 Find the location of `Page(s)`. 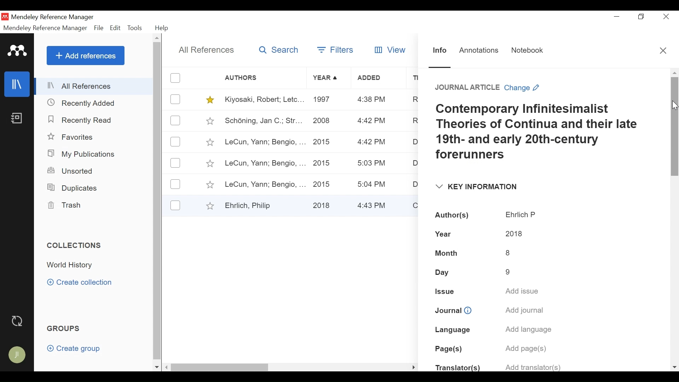

Page(s) is located at coordinates (449, 350).